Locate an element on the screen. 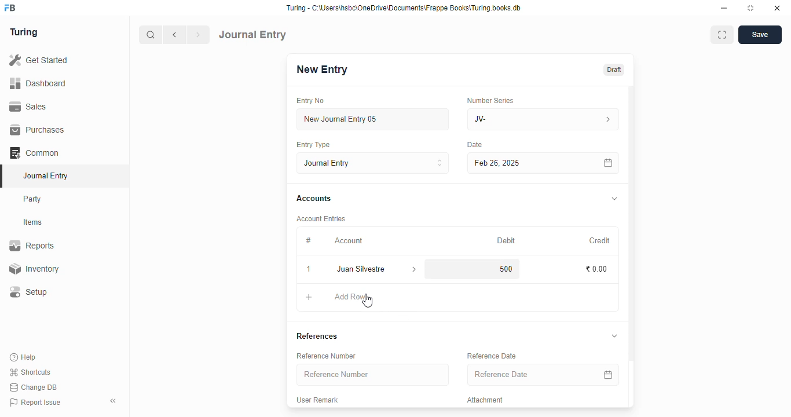 The width and height of the screenshot is (791, 417). search is located at coordinates (151, 35).